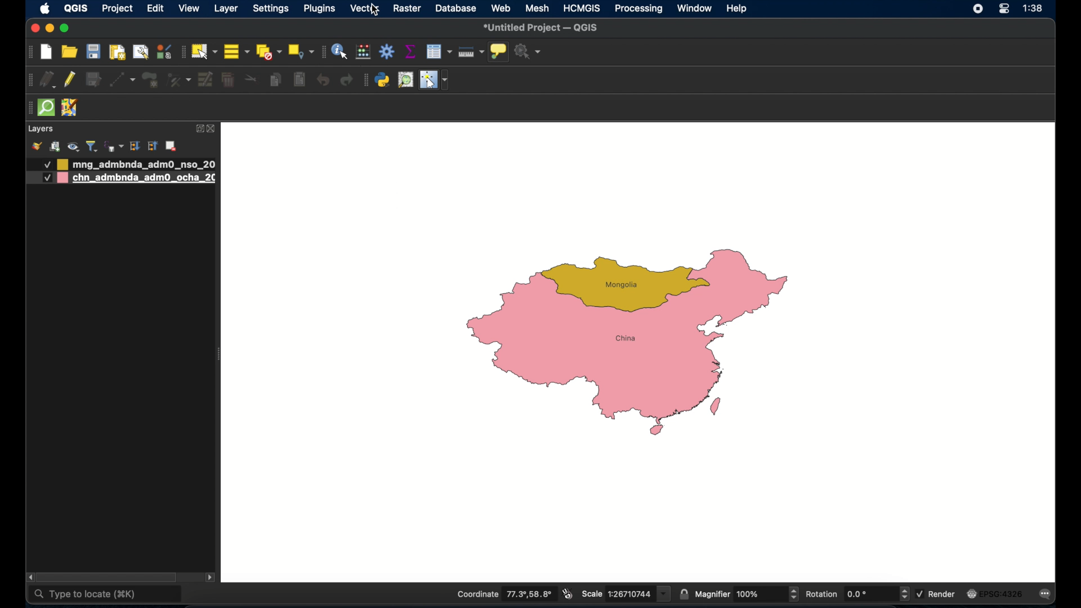 This screenshot has width=1081, height=608. What do you see at coordinates (163, 51) in the screenshot?
I see `style manager` at bounding box center [163, 51].